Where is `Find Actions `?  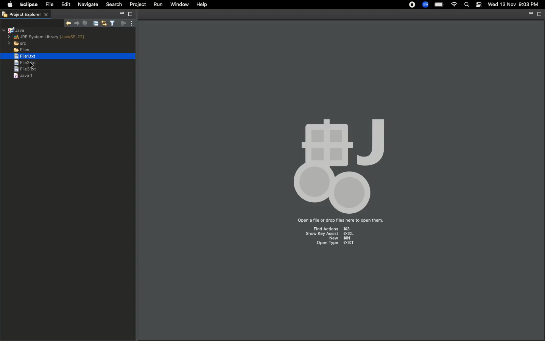 Find Actions  is located at coordinates (335, 229).